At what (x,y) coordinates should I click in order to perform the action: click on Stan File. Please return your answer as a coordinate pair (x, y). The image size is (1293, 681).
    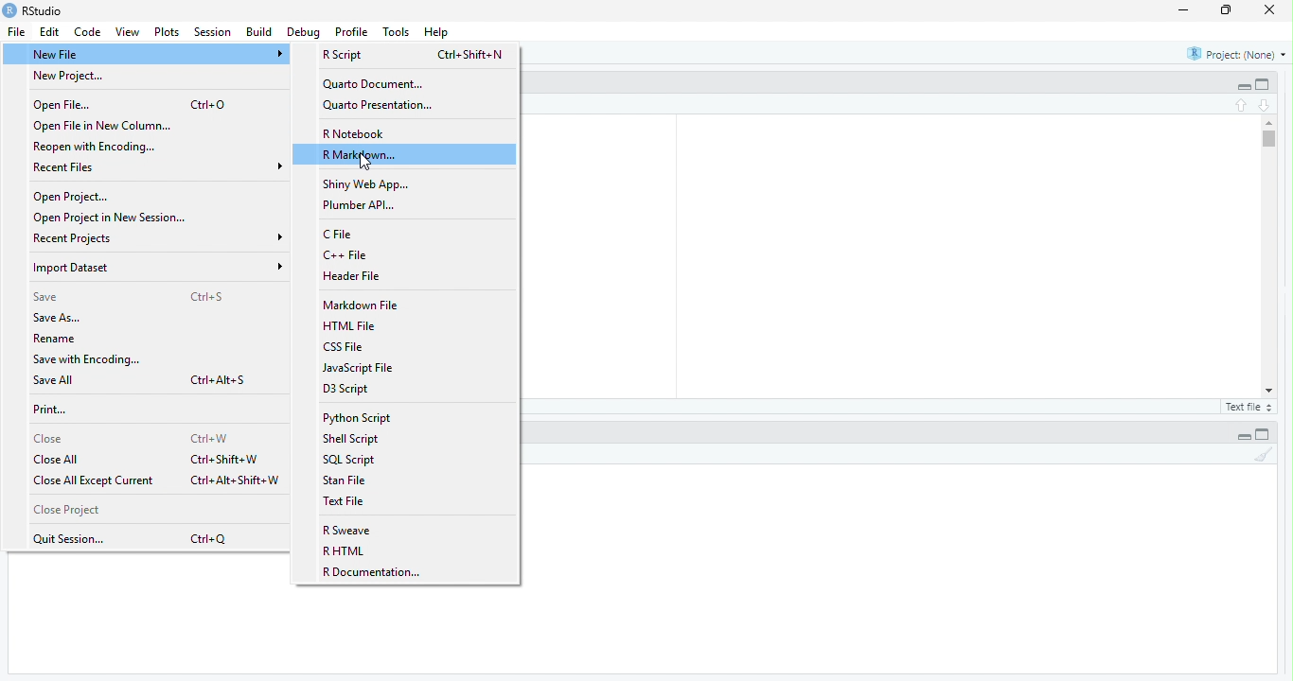
    Looking at the image, I should click on (345, 480).